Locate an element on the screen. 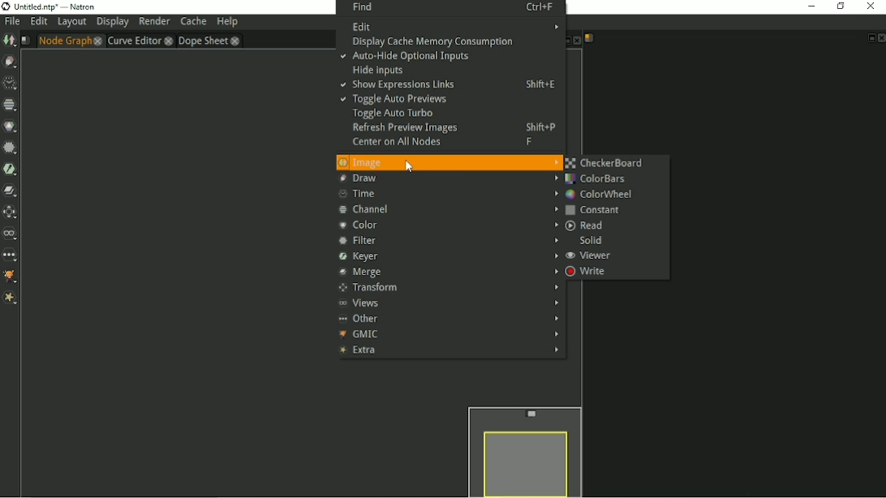 This screenshot has height=498, width=886. Toggle auto turbo is located at coordinates (394, 114).